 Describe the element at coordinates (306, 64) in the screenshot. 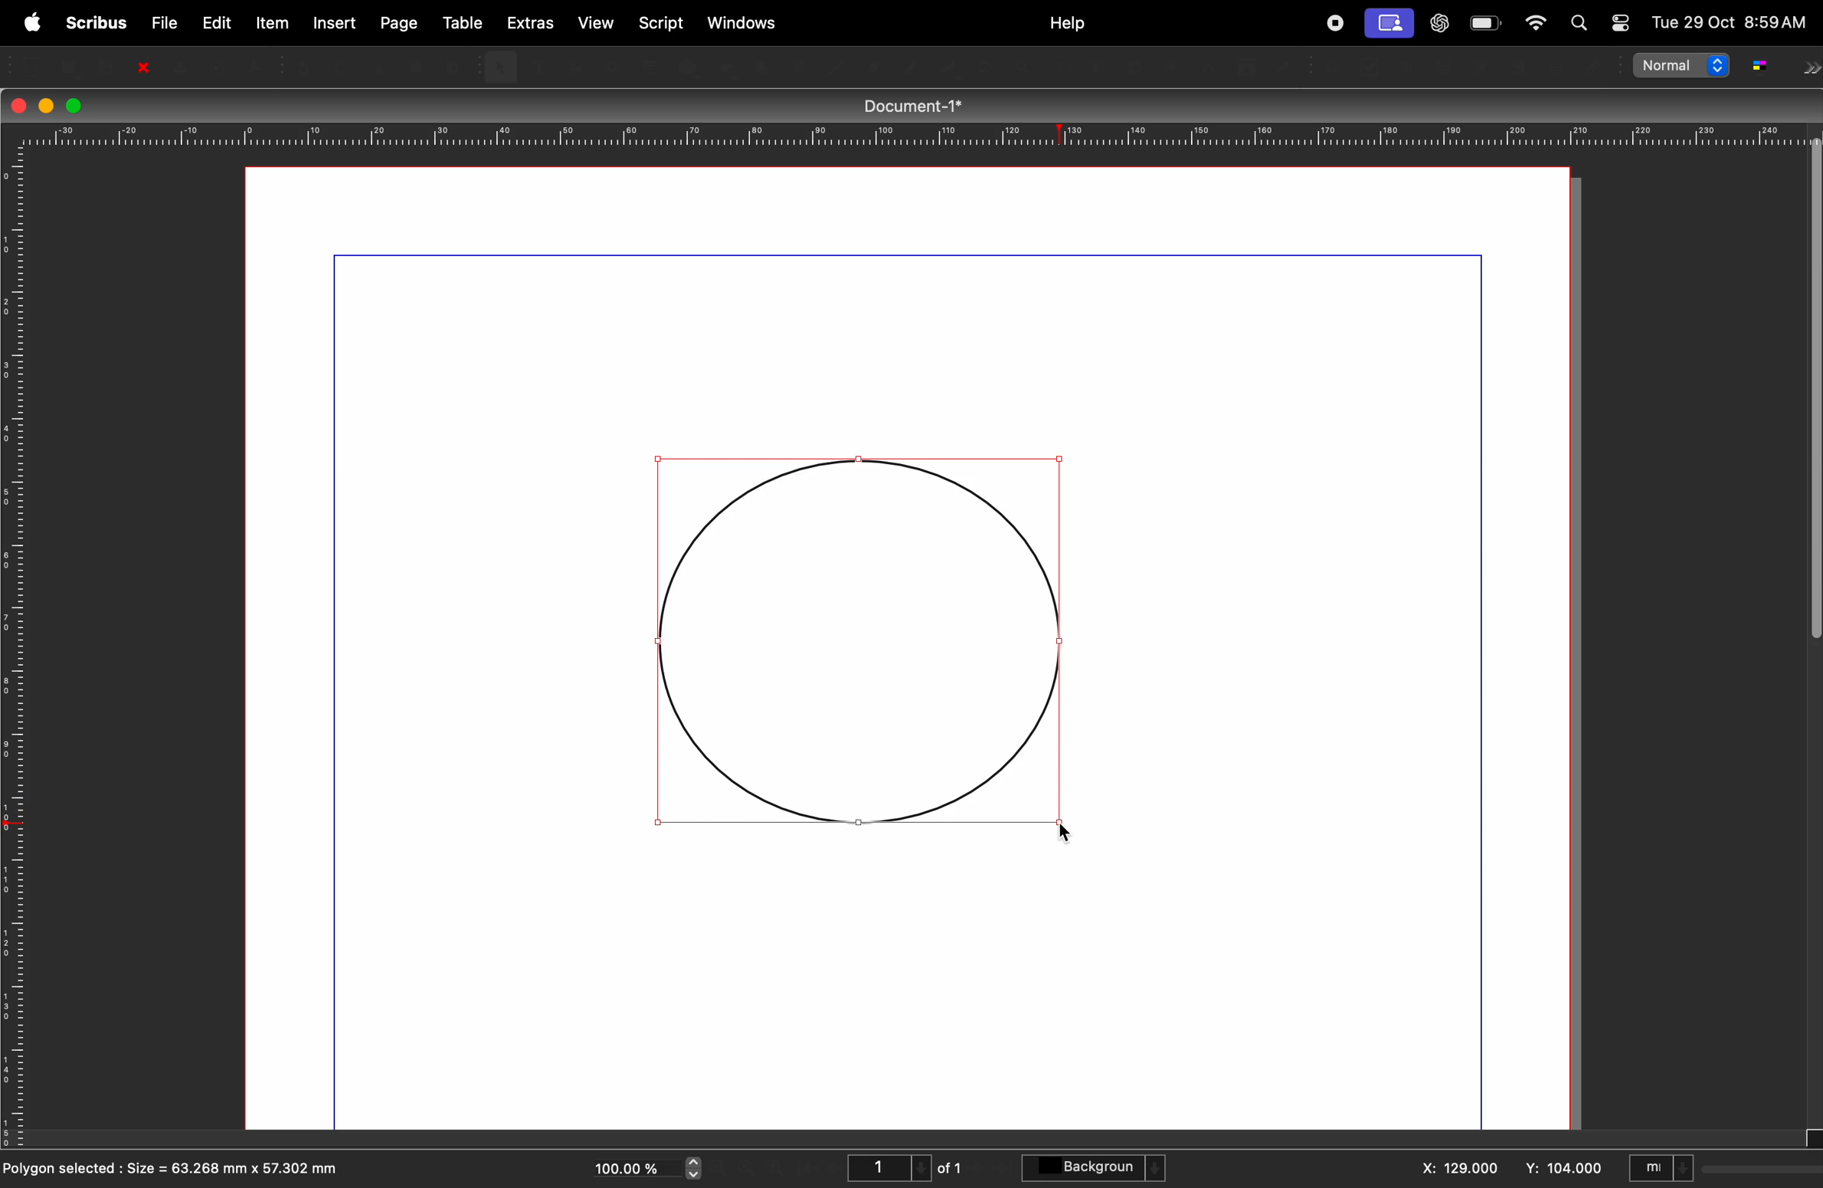

I see `Undo` at that location.